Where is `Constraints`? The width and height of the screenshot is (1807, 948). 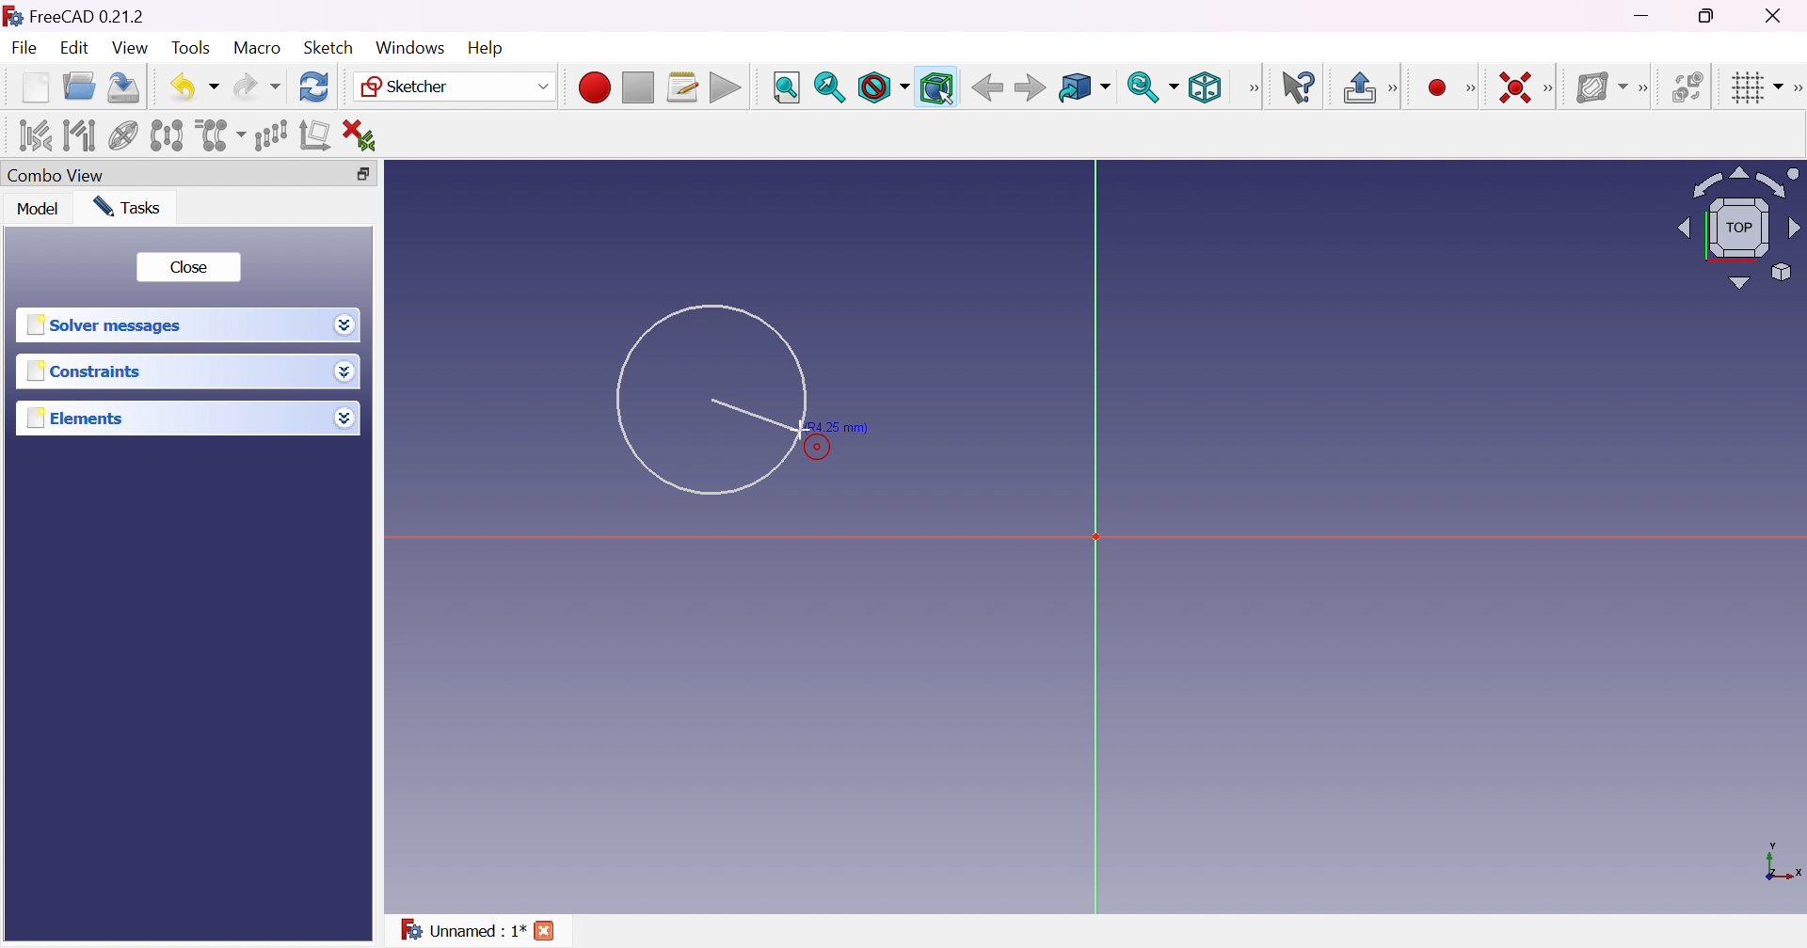
Constraints is located at coordinates (88, 371).